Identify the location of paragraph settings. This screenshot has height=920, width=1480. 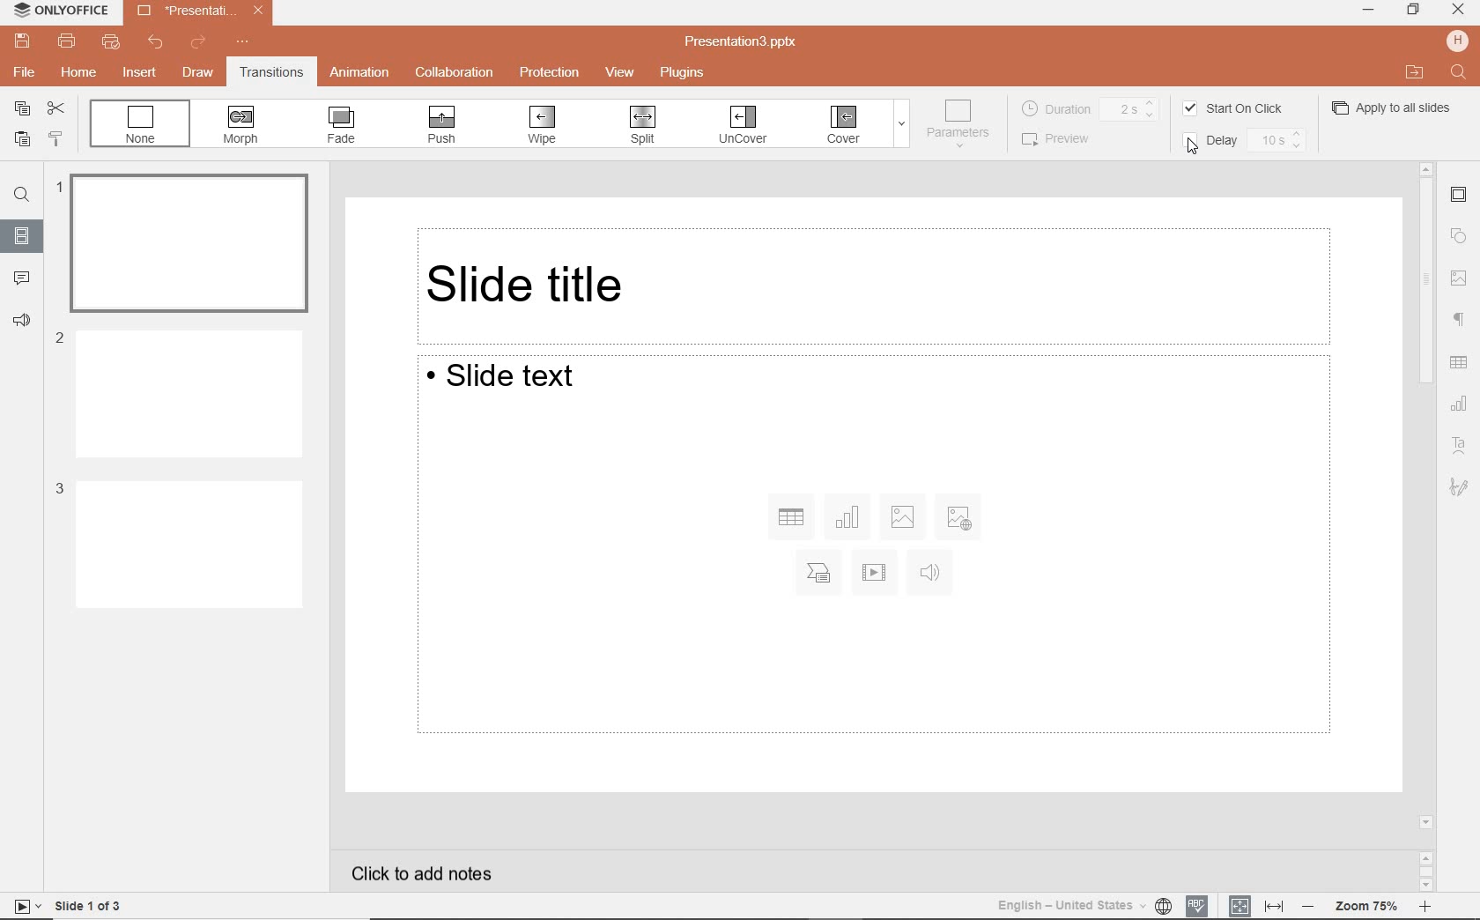
(1461, 320).